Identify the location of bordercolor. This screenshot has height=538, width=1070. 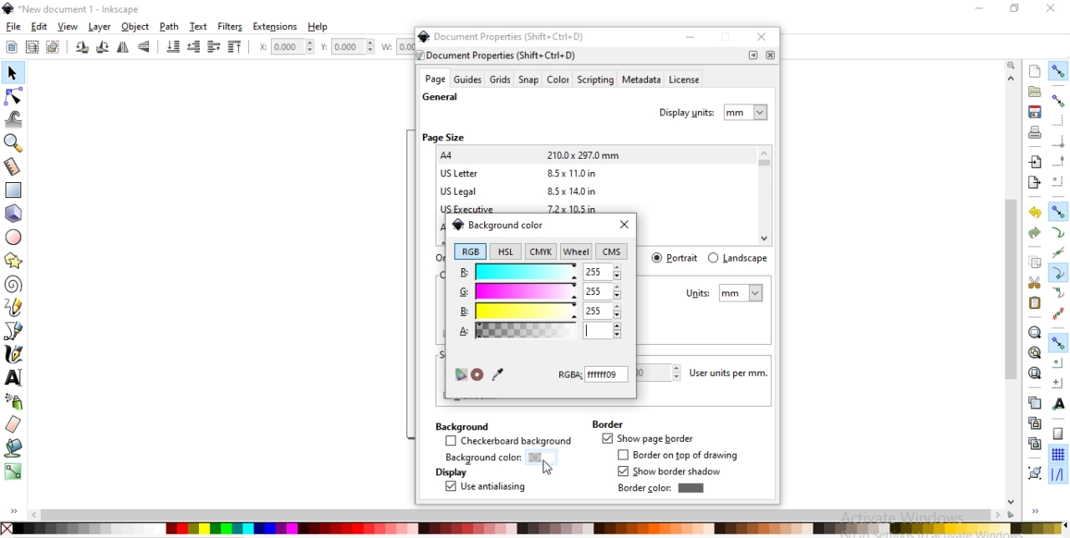
(660, 488).